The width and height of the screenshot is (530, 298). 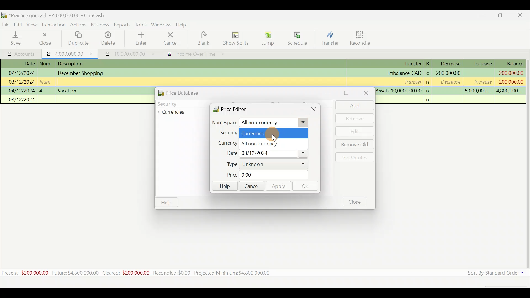 I want to click on Close, so click(x=365, y=94).